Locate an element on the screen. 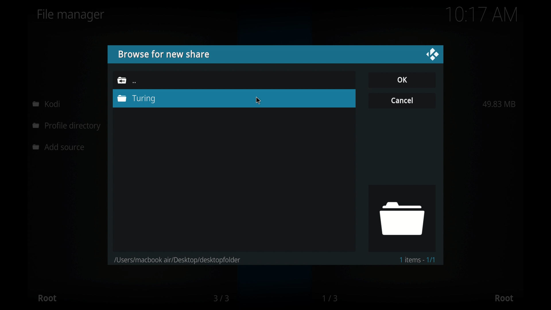 The width and height of the screenshot is (551, 310). /Users/machook air/Desktop/desktopfolder is located at coordinates (178, 259).